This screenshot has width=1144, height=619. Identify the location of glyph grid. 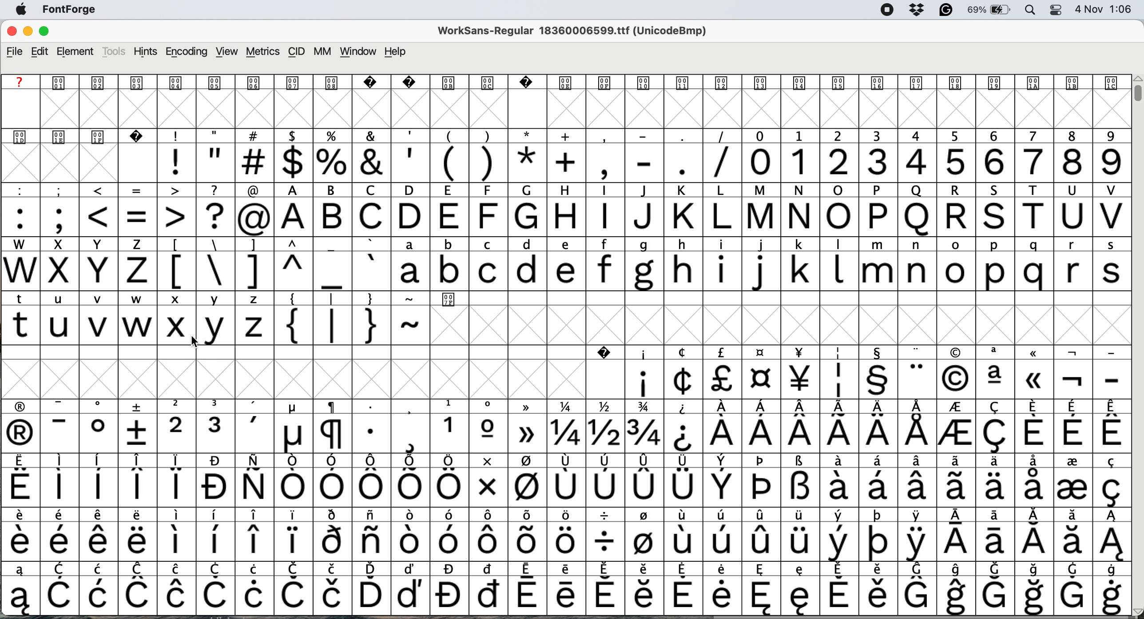
(310, 377).